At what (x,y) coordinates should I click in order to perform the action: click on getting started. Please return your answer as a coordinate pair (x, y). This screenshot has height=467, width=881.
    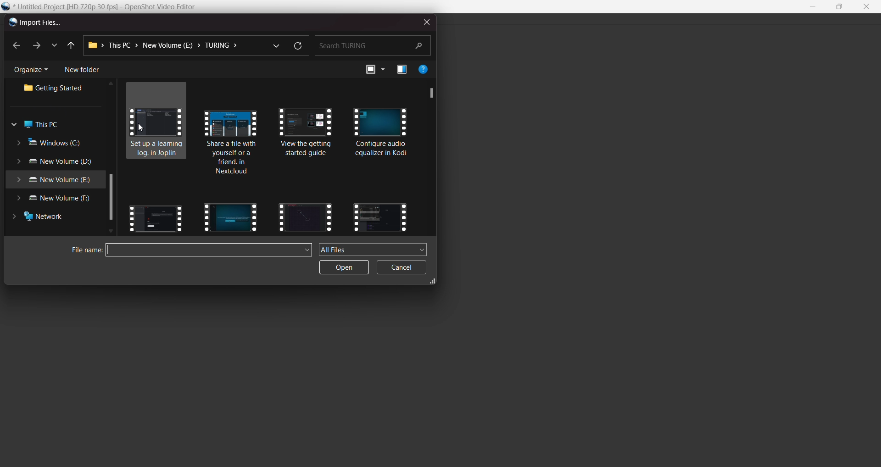
    Looking at the image, I should click on (56, 89).